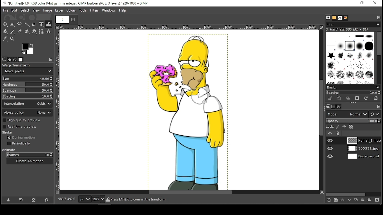 This screenshot has height=215, width=383. I want to click on icon and filename, so click(77, 3).